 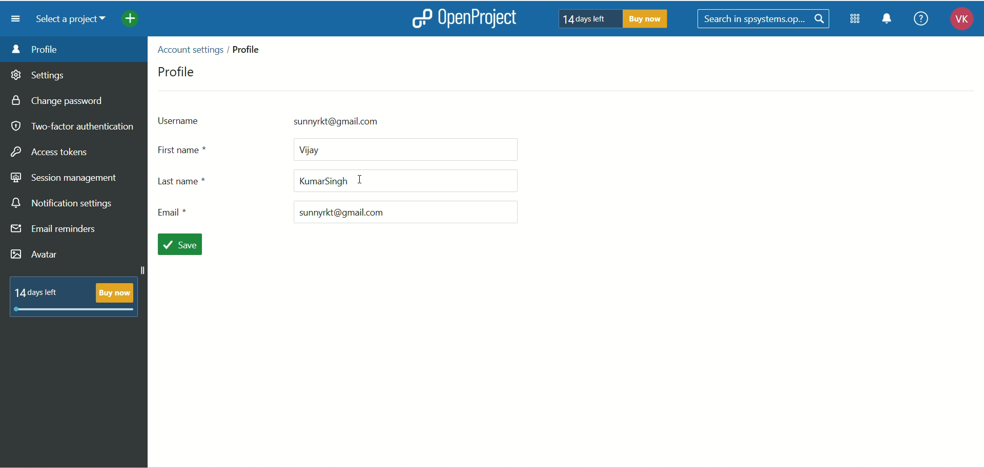 I want to click on email, so click(x=335, y=212).